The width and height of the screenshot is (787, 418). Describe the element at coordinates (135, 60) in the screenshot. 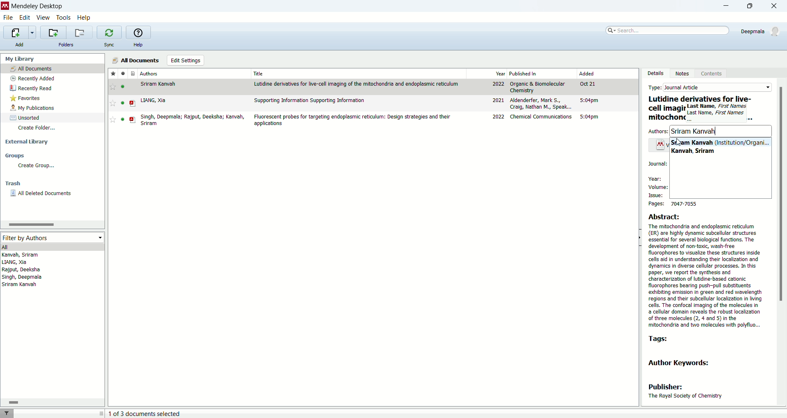

I see `all documnets` at that location.